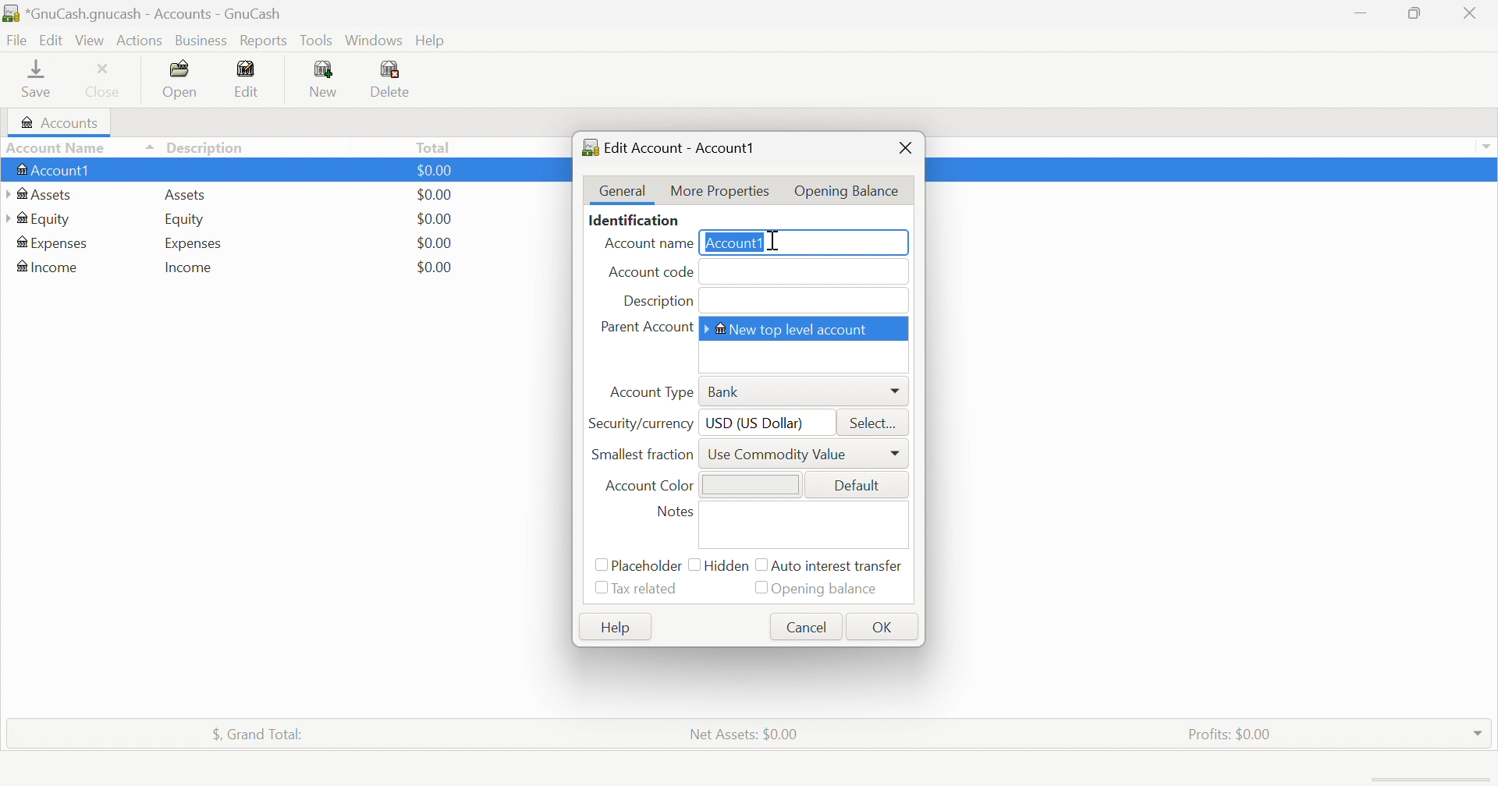  Describe the element at coordinates (179, 77) in the screenshot. I see `Open` at that location.